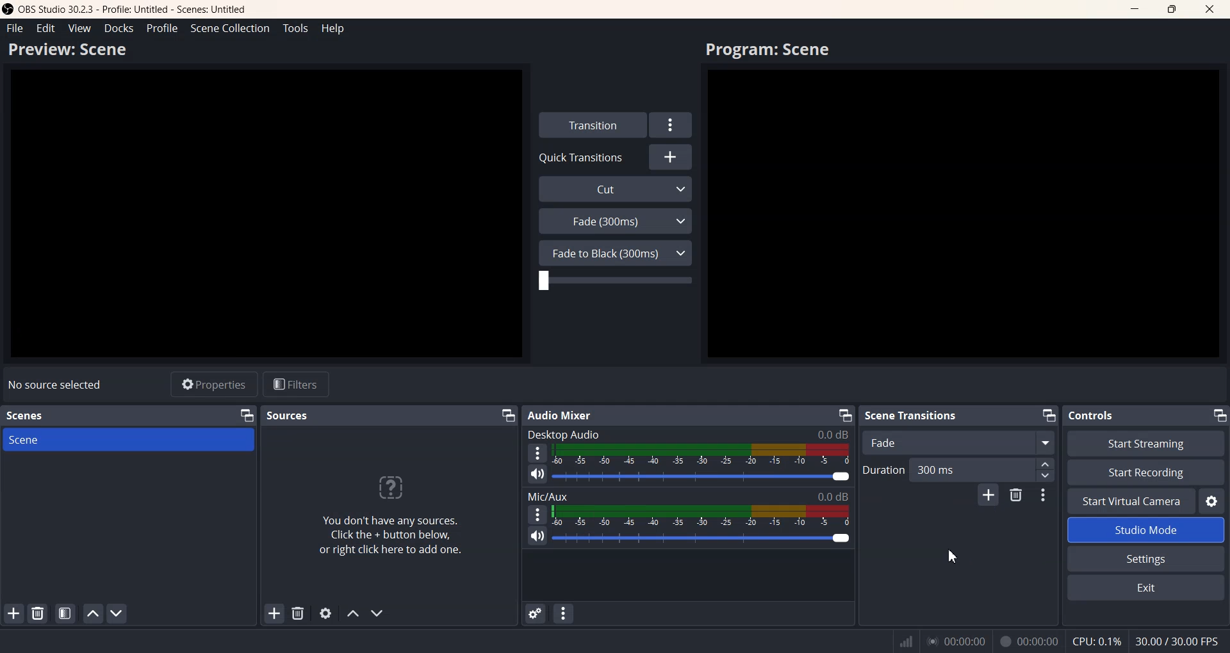  What do you see at coordinates (72, 49) in the screenshot?
I see `Preview Scene` at bounding box center [72, 49].